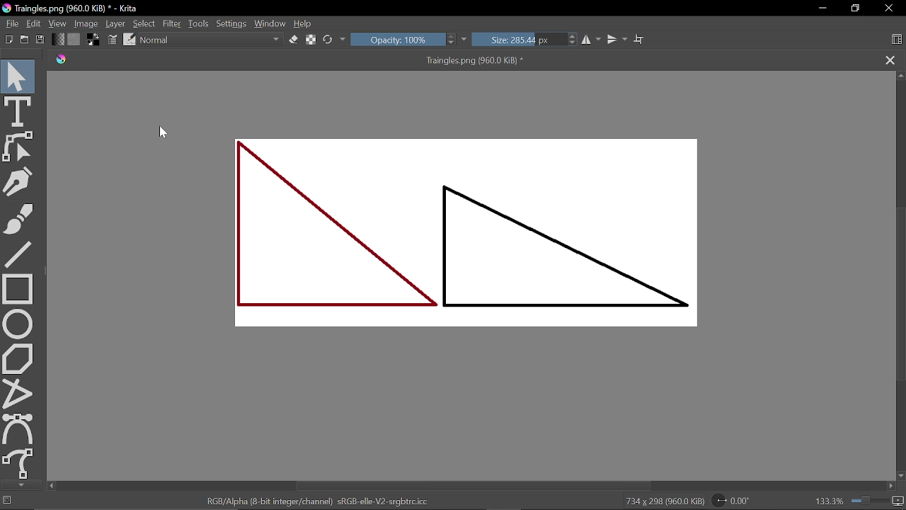 The height and width of the screenshot is (510, 906). What do you see at coordinates (199, 23) in the screenshot?
I see `Tools` at bounding box center [199, 23].